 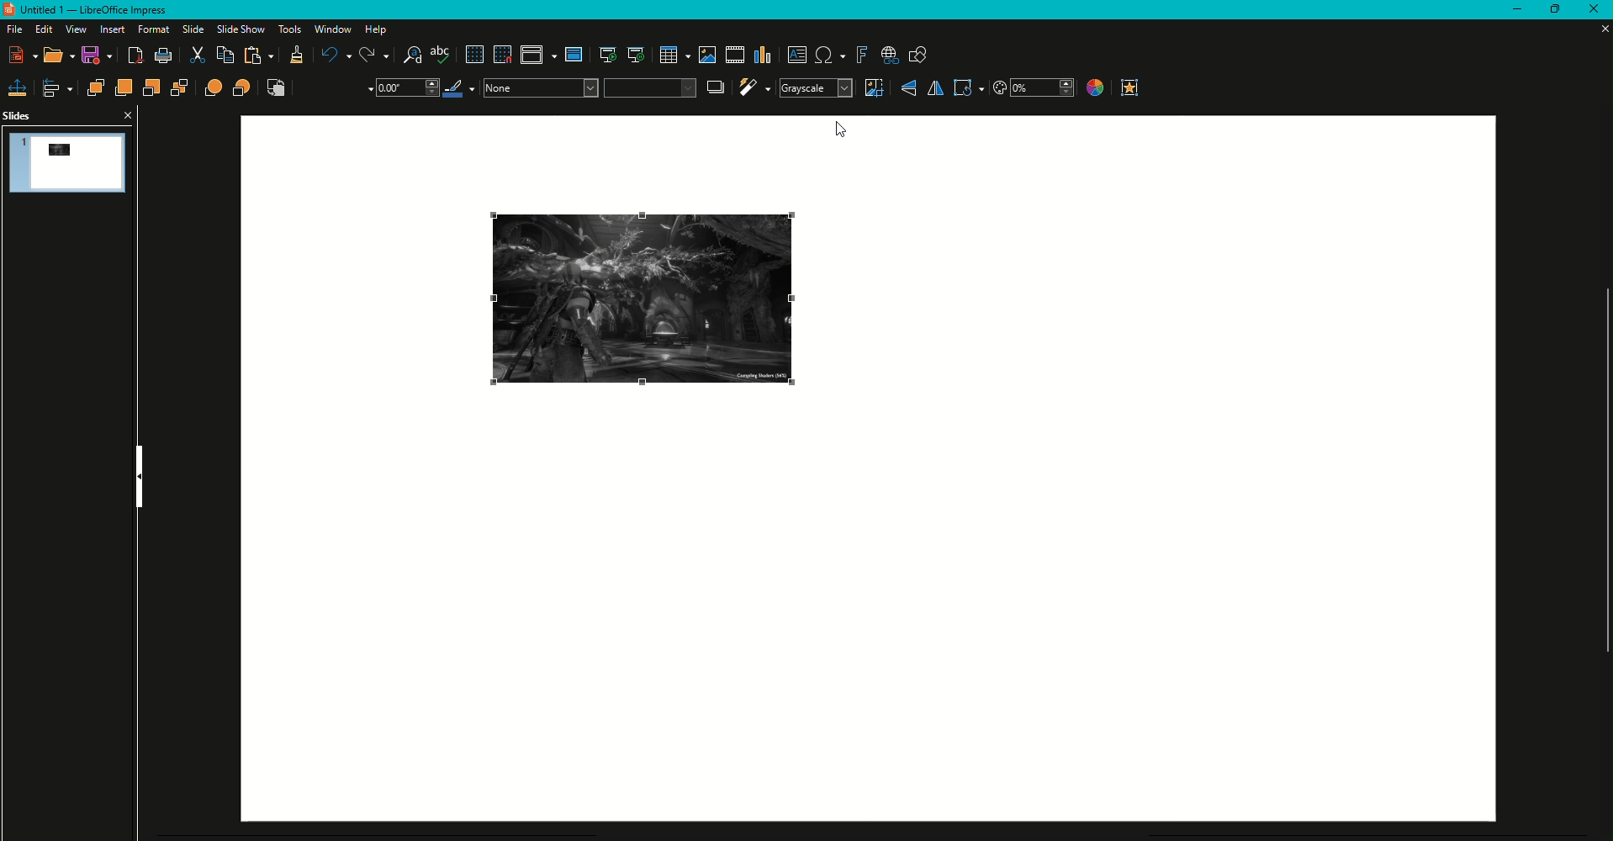 What do you see at coordinates (151, 29) in the screenshot?
I see `Format` at bounding box center [151, 29].